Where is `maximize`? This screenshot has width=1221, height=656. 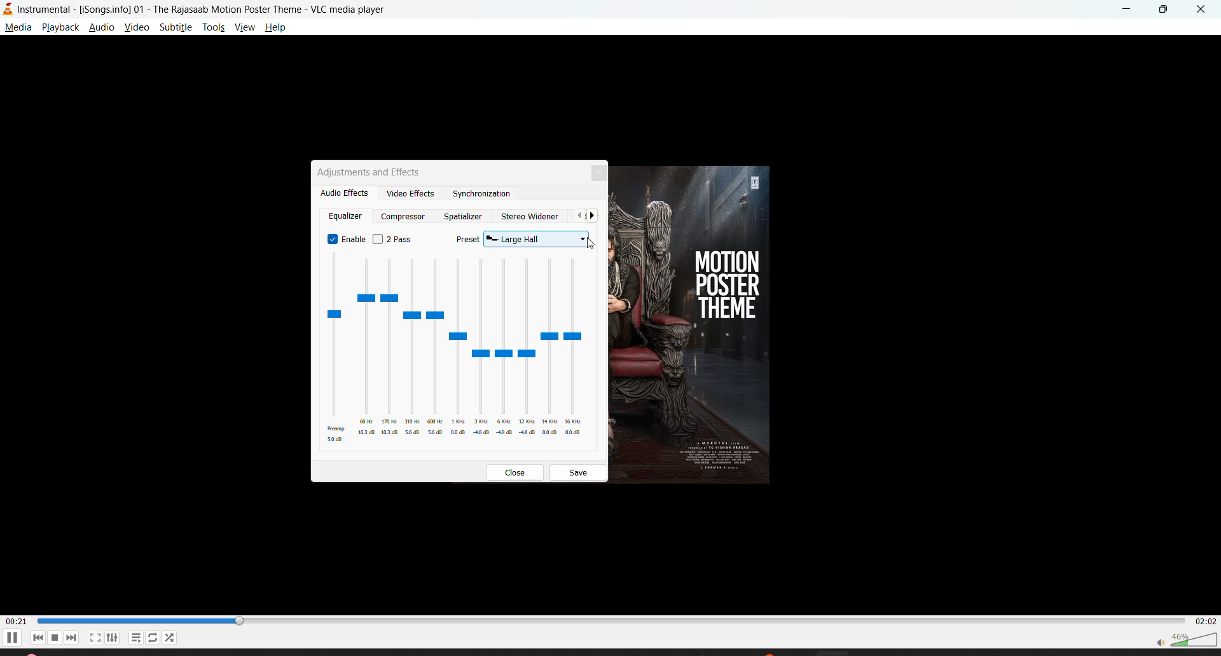
maximize is located at coordinates (1167, 10).